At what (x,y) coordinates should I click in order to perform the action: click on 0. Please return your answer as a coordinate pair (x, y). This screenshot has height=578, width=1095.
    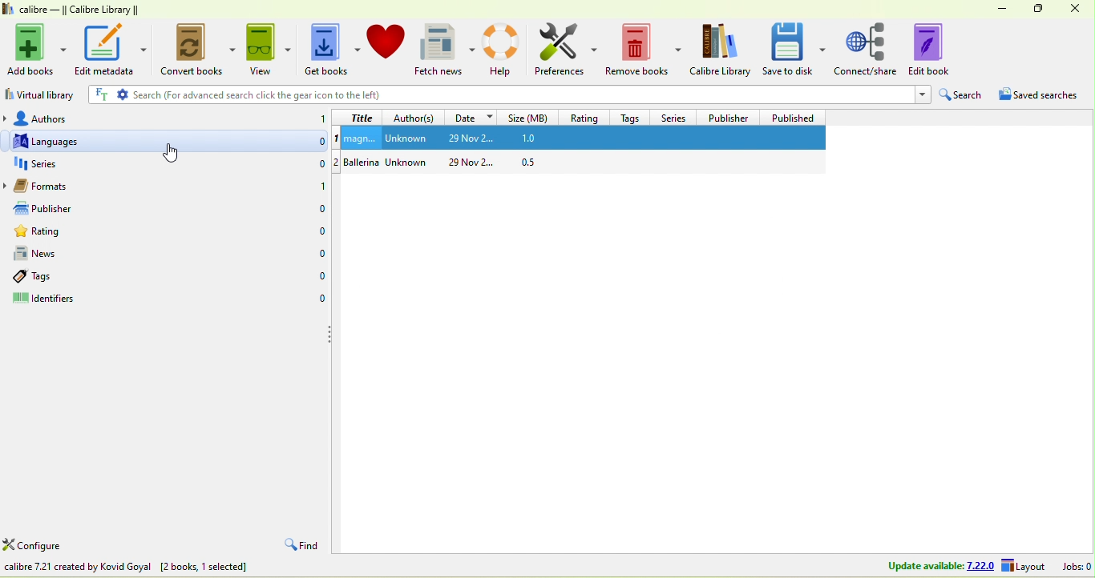
    Looking at the image, I should click on (321, 211).